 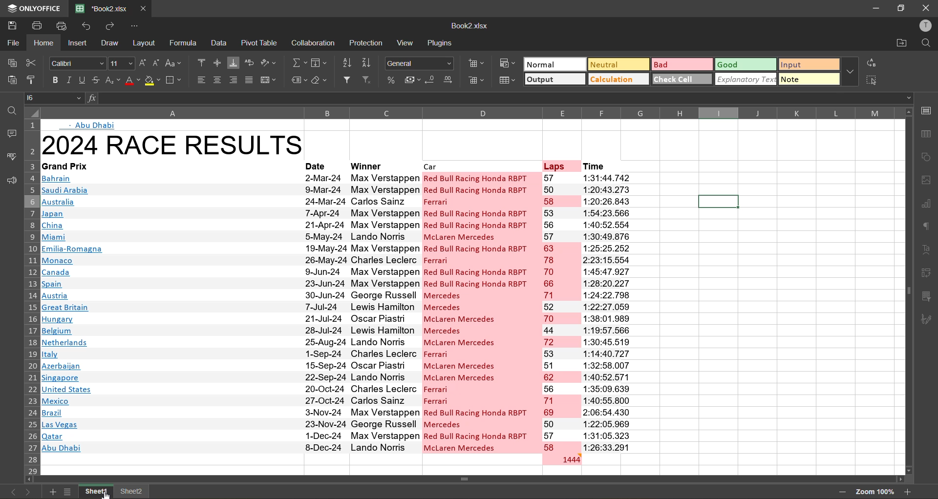 I want to click on find, so click(x=10, y=107).